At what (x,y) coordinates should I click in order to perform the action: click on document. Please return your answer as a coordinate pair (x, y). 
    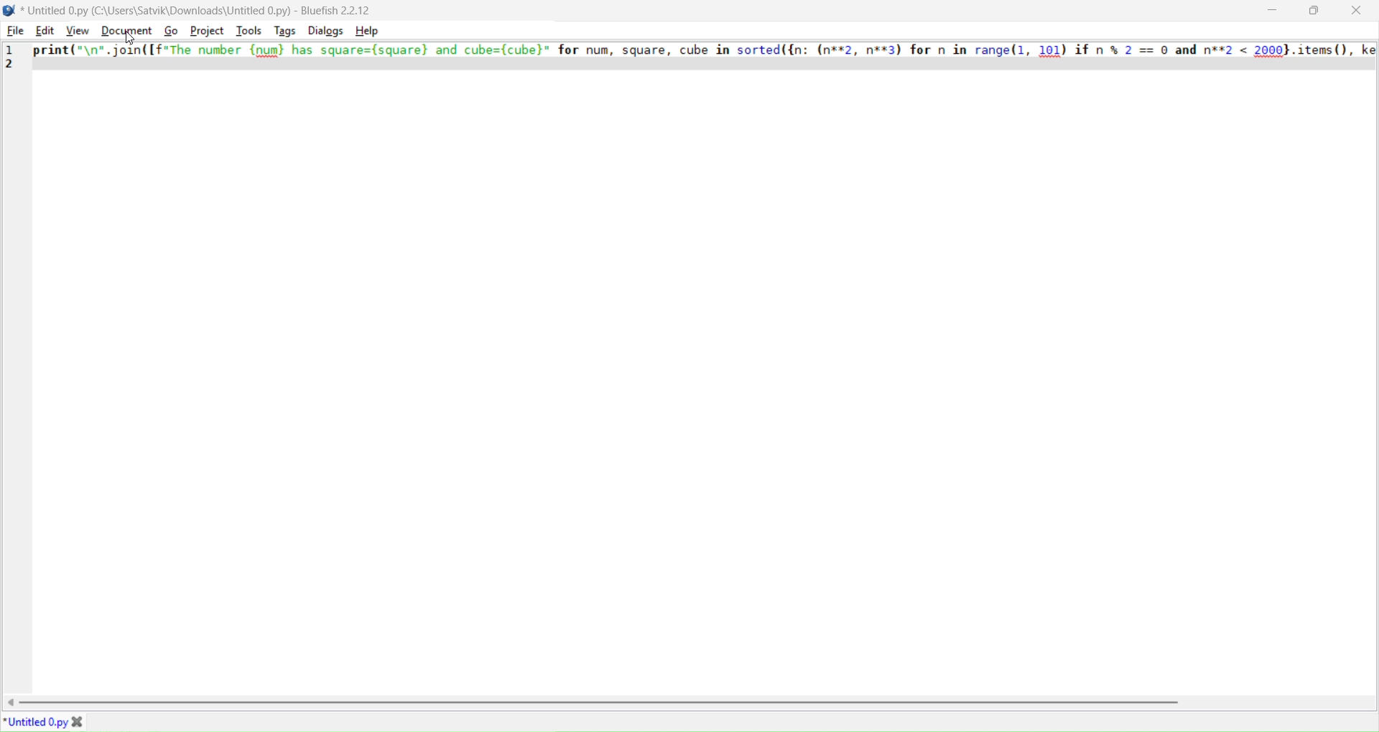
    Looking at the image, I should click on (123, 30).